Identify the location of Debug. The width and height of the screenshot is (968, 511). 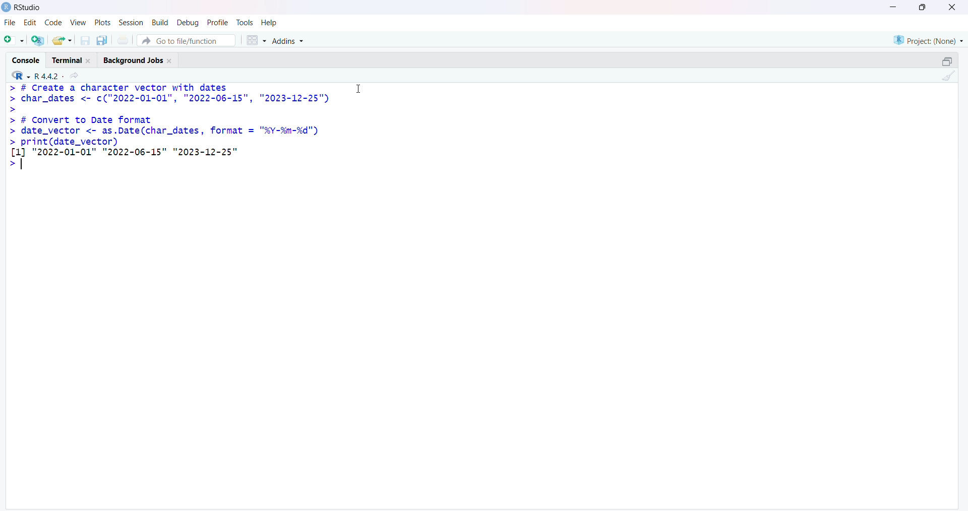
(187, 23).